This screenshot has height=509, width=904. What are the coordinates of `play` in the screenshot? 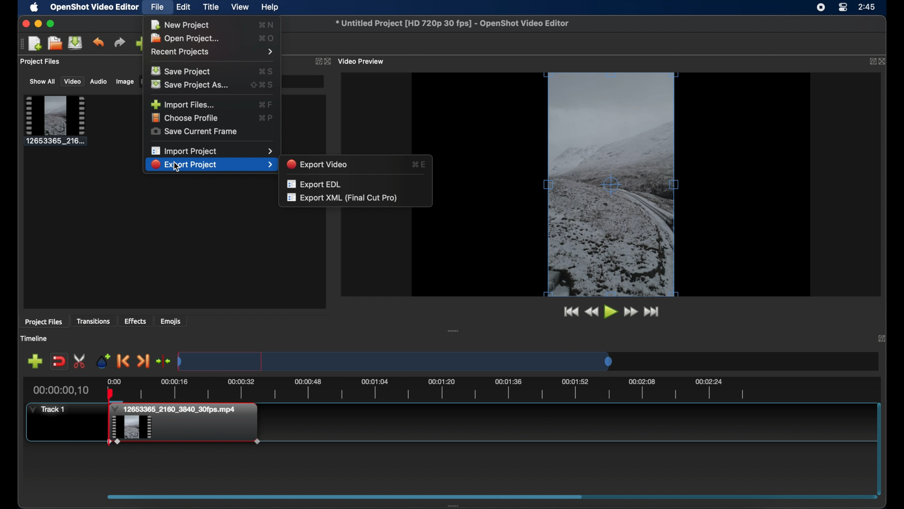 It's located at (610, 312).